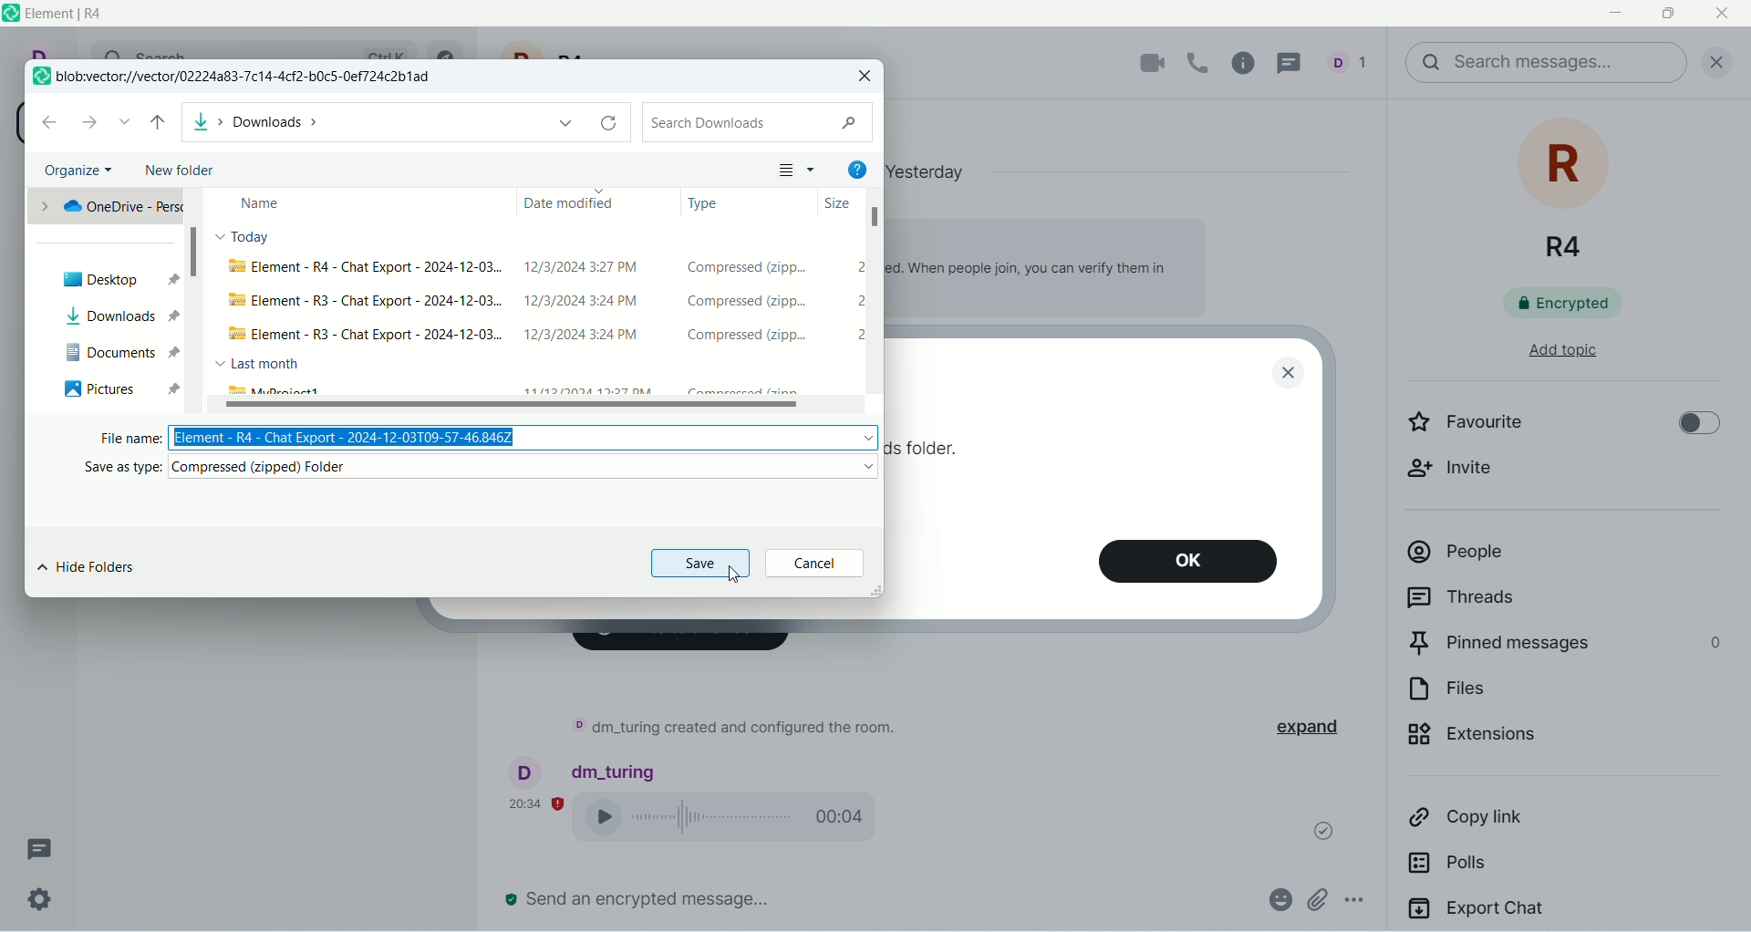 The height and width of the screenshot is (932, 1751). Describe the element at coordinates (1560, 912) in the screenshot. I see `export chat` at that location.